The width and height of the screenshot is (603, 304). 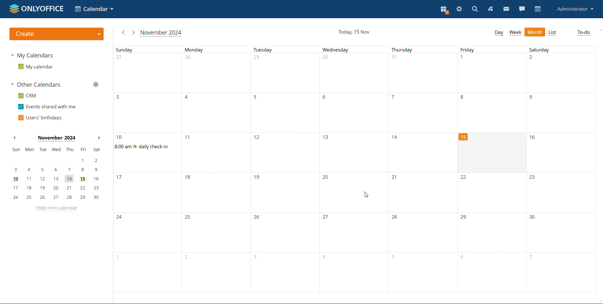 What do you see at coordinates (422, 50) in the screenshot?
I see `individual day` at bounding box center [422, 50].